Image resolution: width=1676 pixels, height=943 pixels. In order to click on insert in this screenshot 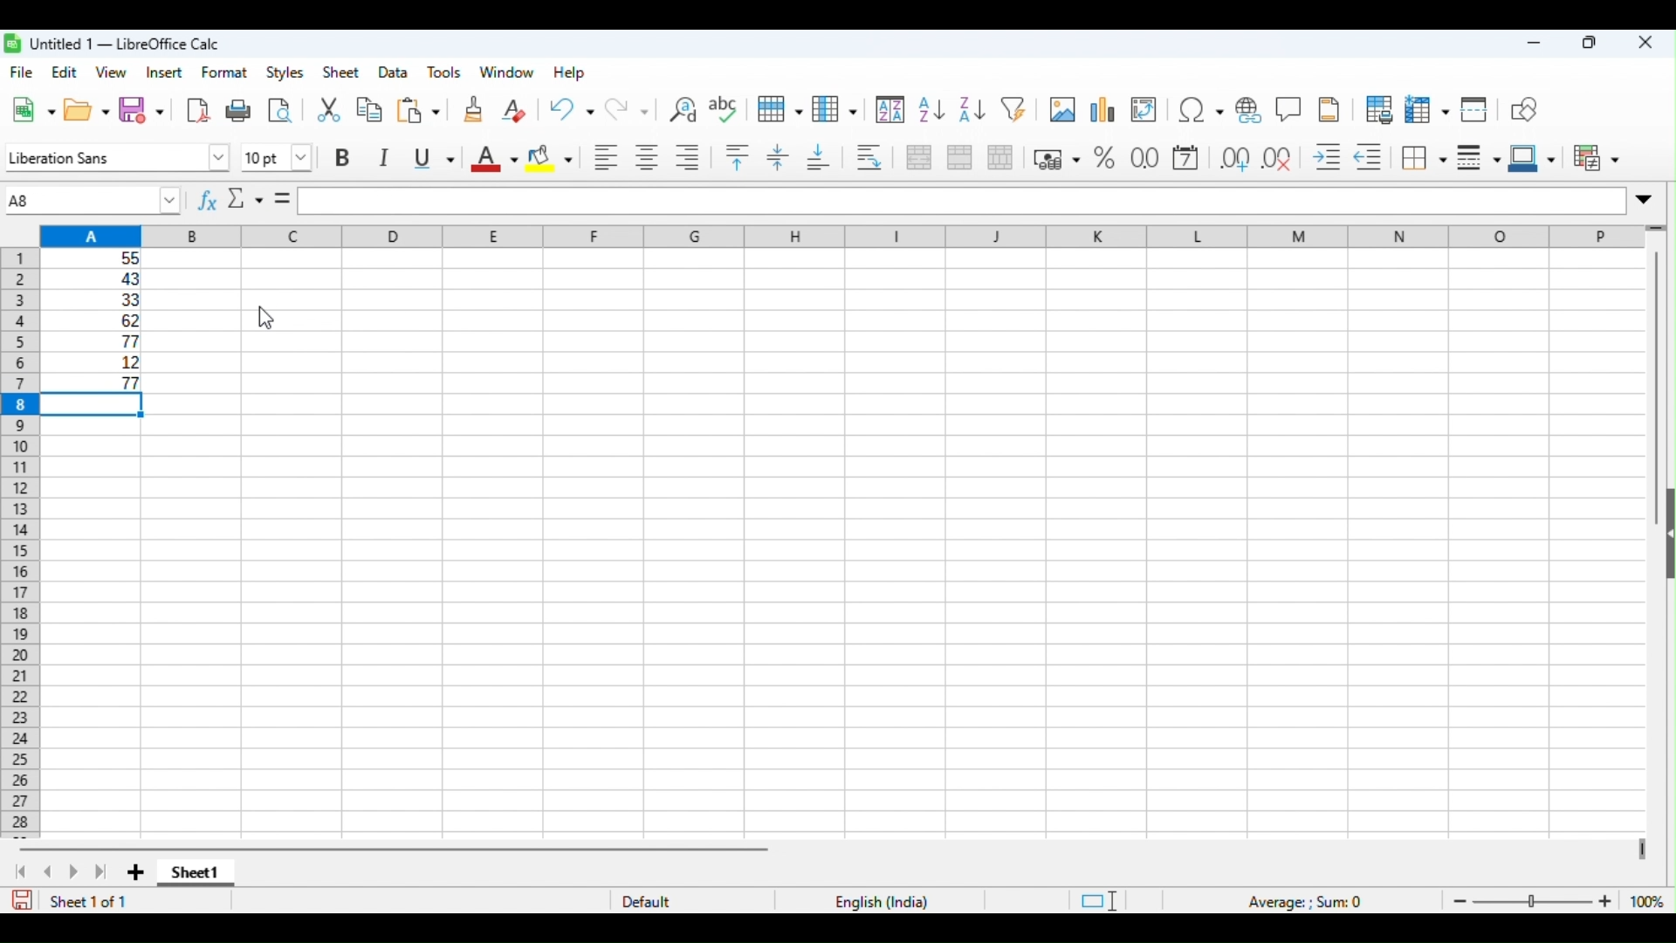, I will do `click(164, 72)`.